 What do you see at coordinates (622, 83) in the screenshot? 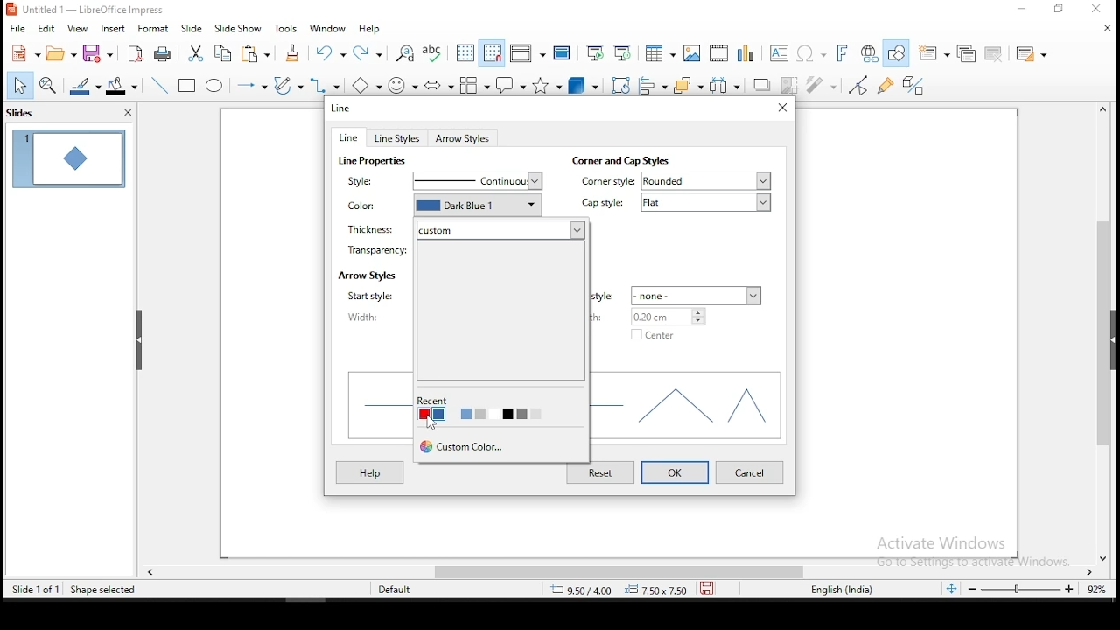
I see `rotate` at bounding box center [622, 83].